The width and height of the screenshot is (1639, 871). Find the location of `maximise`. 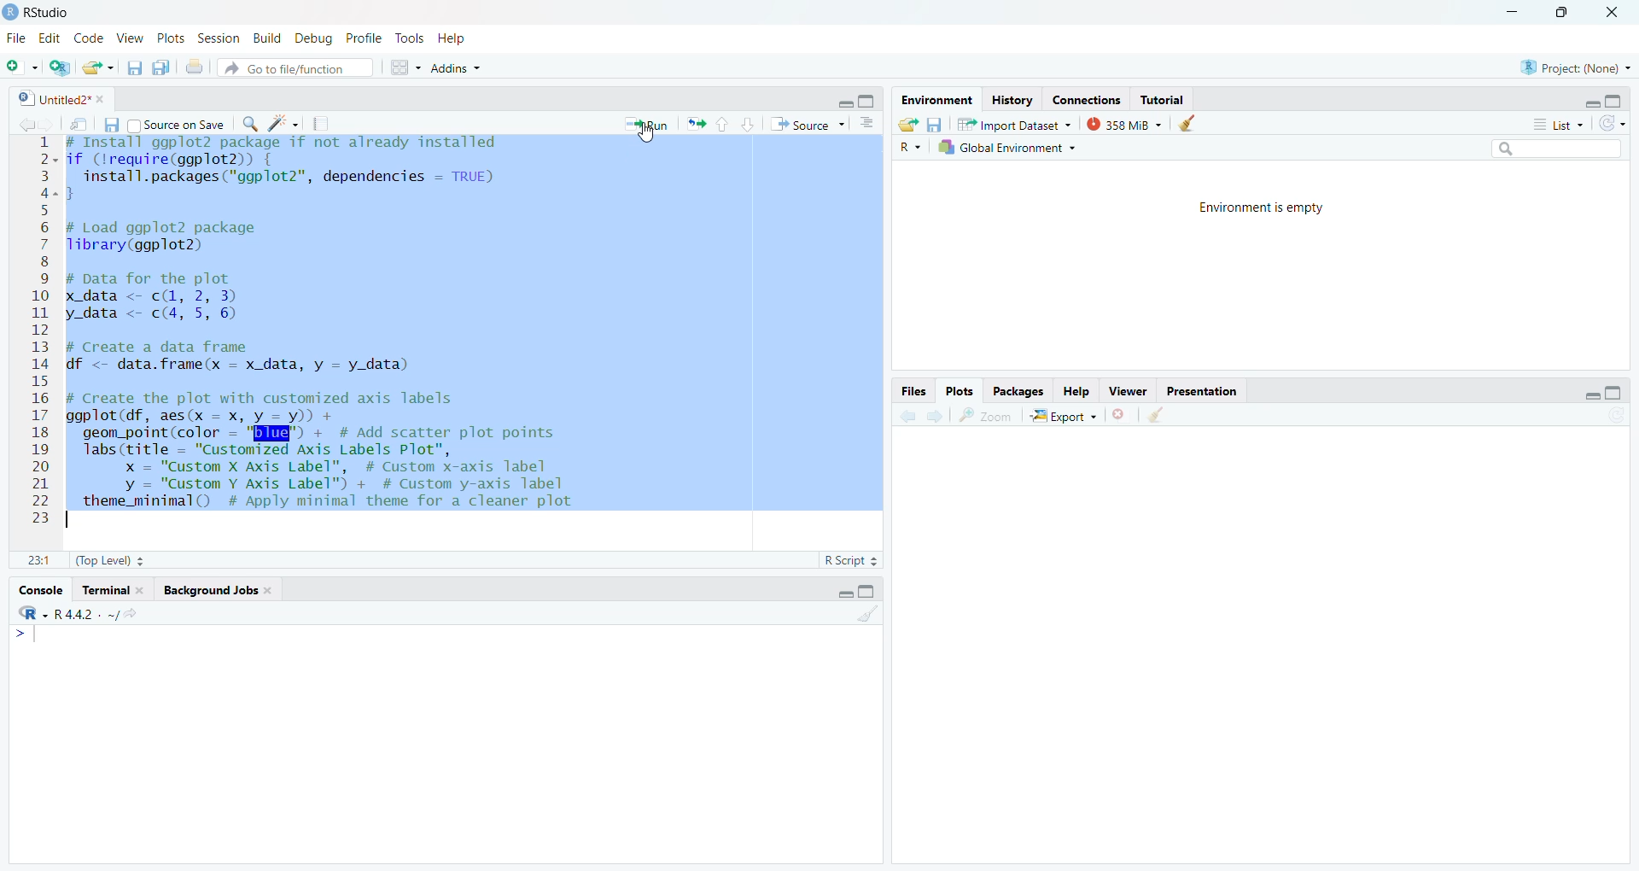

maximise is located at coordinates (866, 102).